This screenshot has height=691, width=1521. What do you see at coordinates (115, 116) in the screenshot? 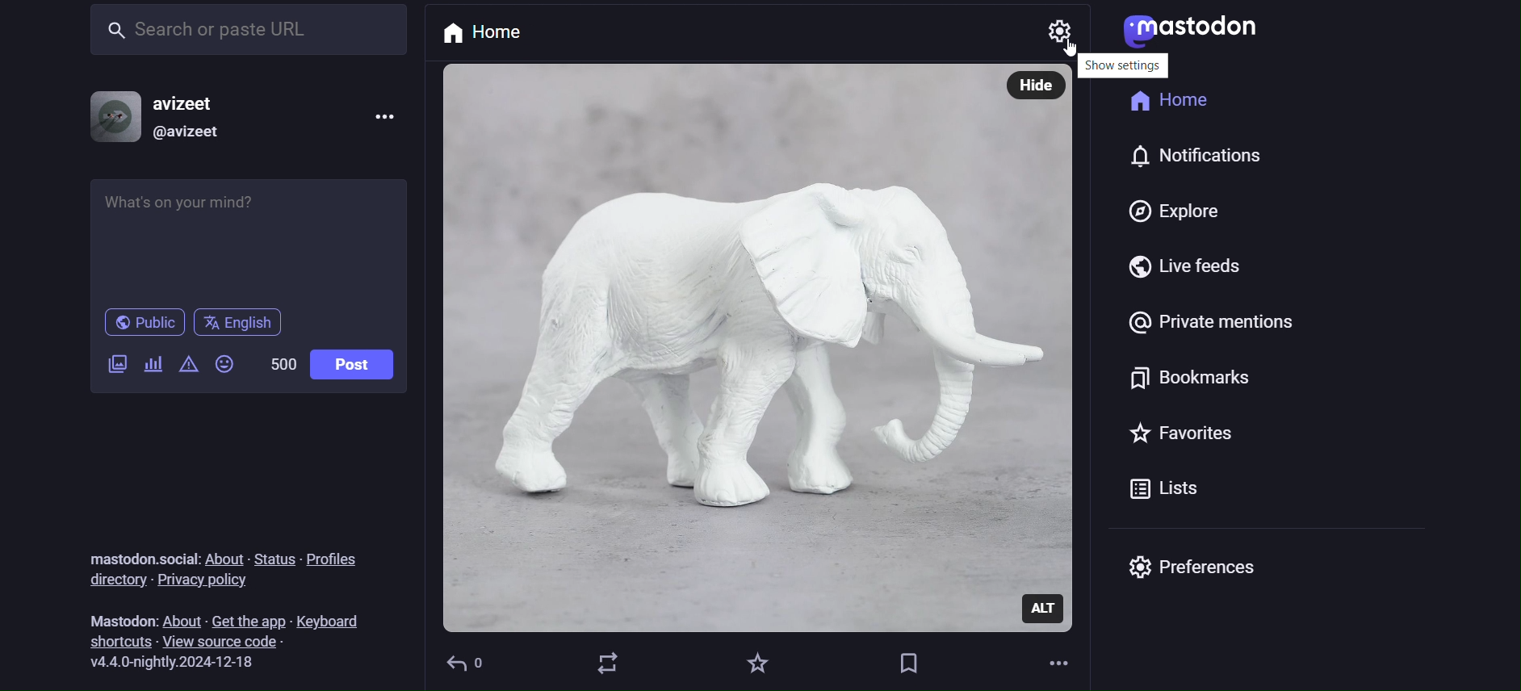
I see `display picture` at bounding box center [115, 116].